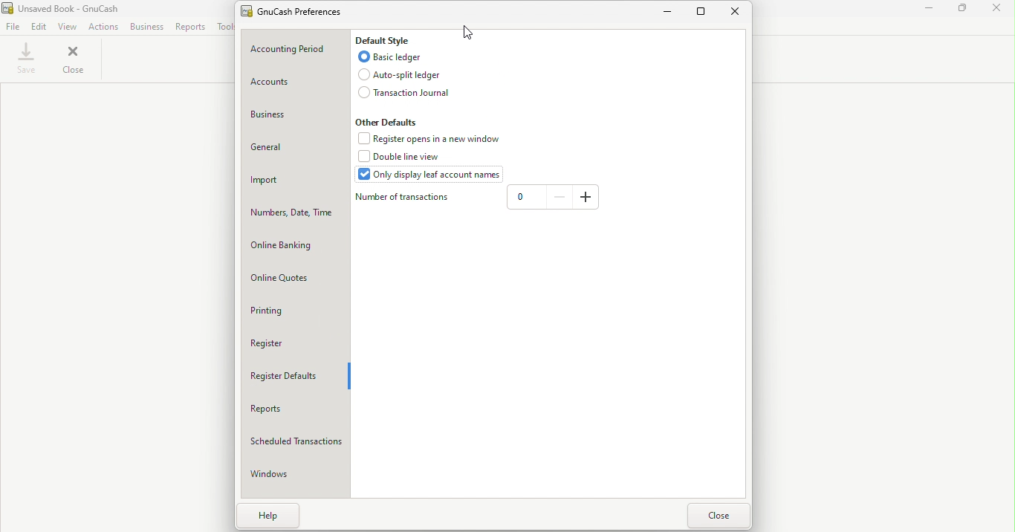  What do you see at coordinates (69, 27) in the screenshot?
I see `View` at bounding box center [69, 27].